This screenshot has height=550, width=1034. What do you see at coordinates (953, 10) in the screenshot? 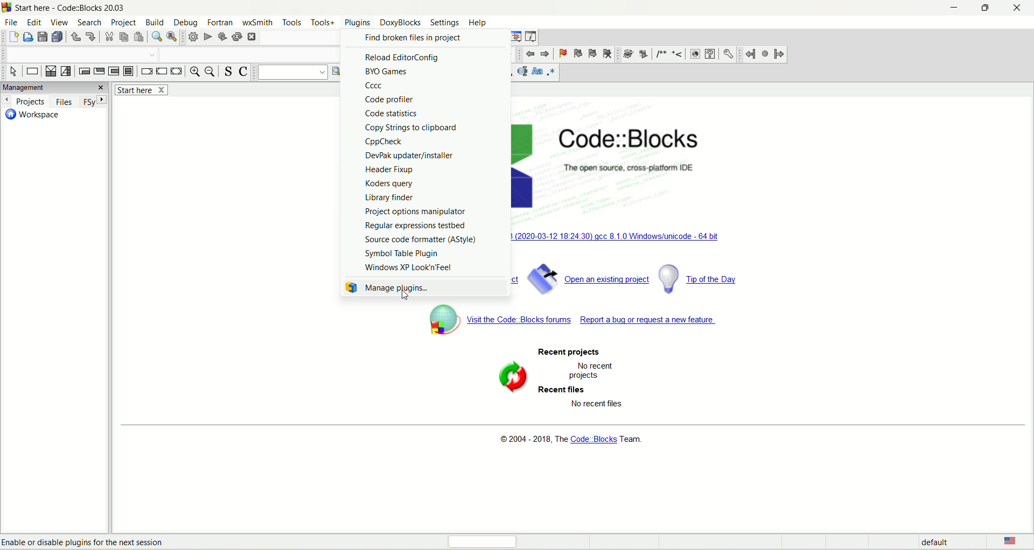
I see `minimize` at bounding box center [953, 10].